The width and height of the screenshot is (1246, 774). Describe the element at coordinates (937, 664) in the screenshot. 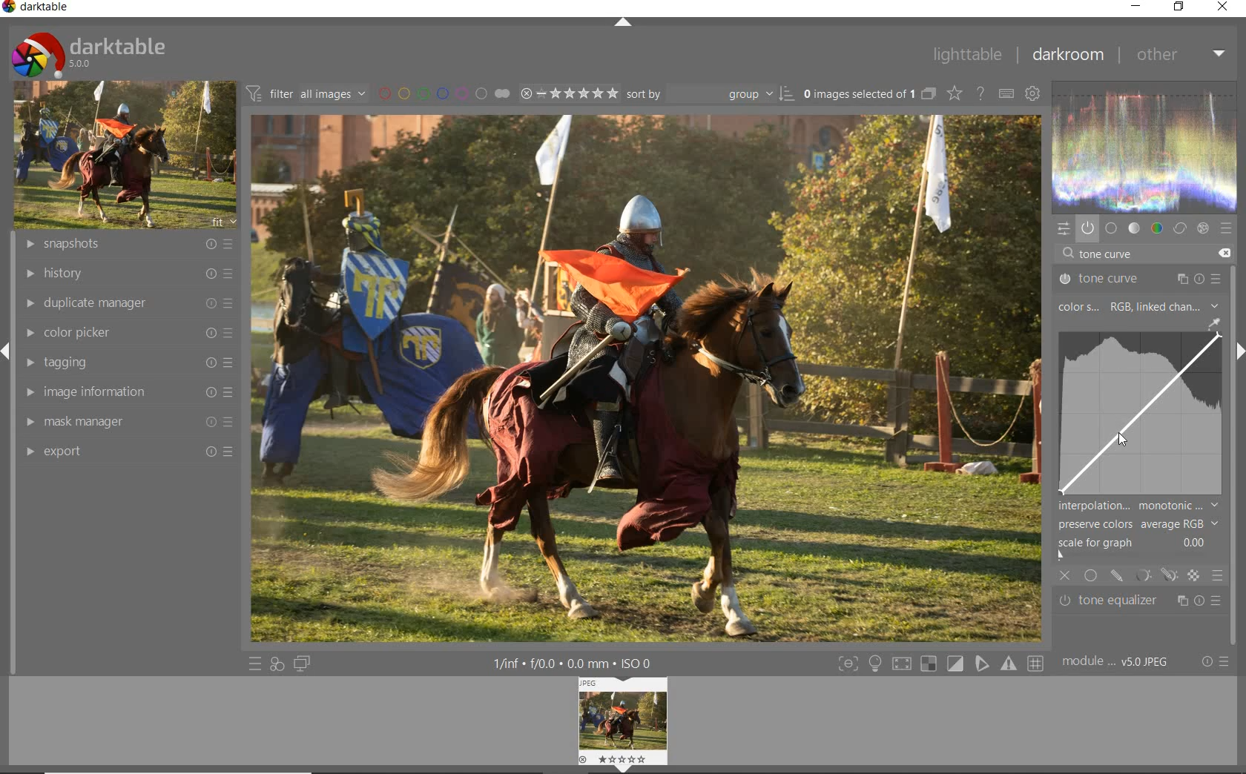

I see `toggle modes` at that location.